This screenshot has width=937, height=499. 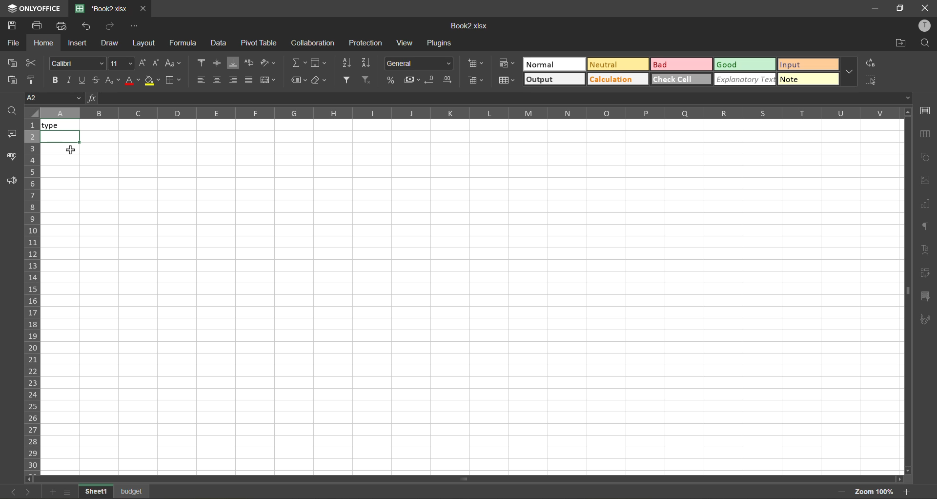 I want to click on home, so click(x=45, y=42).